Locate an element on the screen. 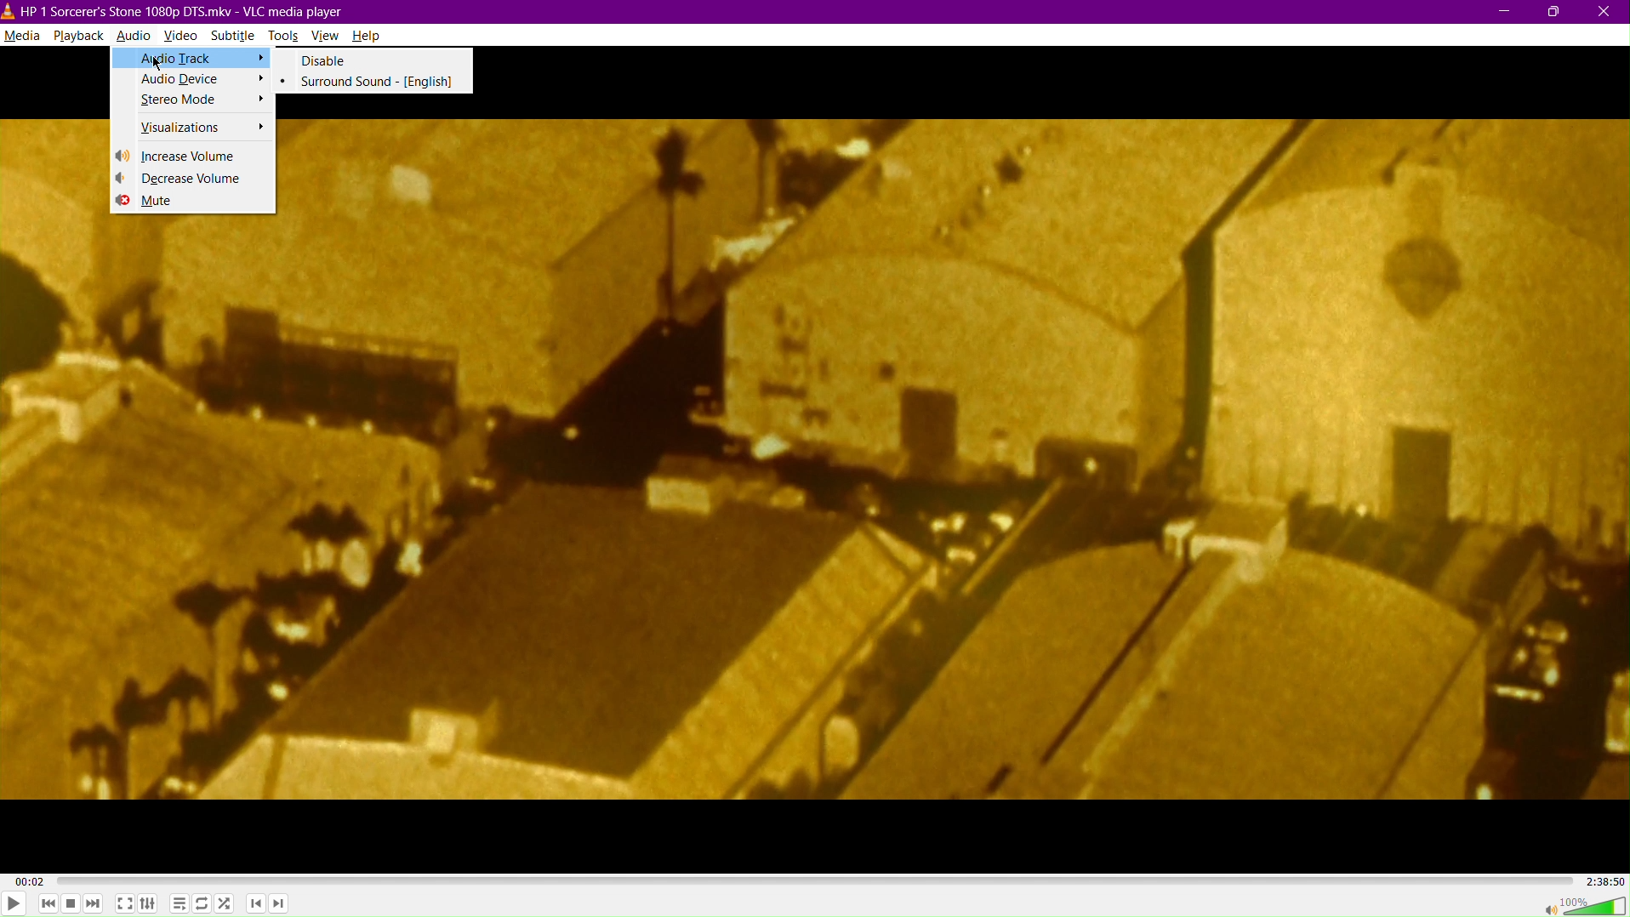  Cursor is located at coordinates (154, 62).